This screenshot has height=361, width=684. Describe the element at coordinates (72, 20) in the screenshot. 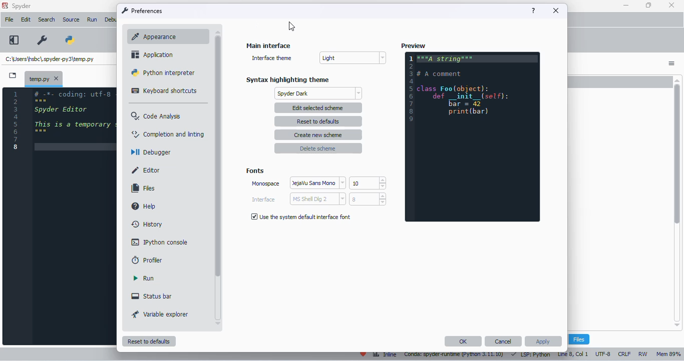

I see `source` at that location.